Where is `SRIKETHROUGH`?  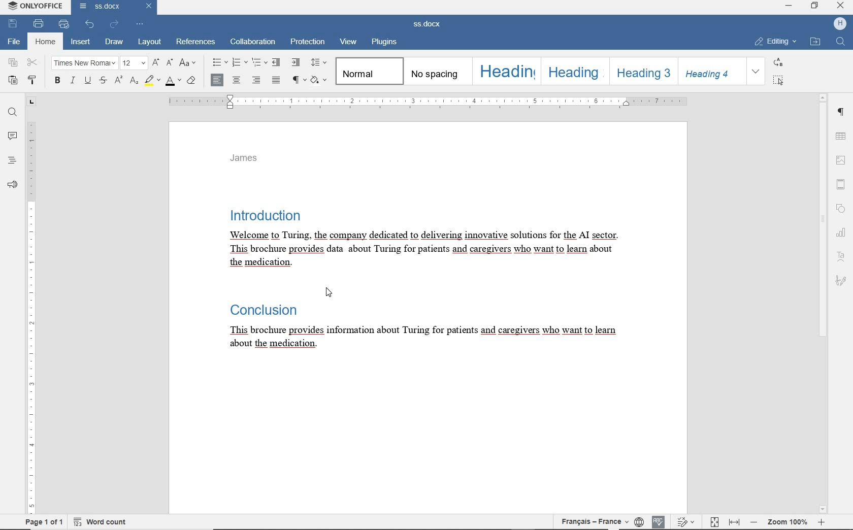 SRIKETHROUGH is located at coordinates (103, 81).